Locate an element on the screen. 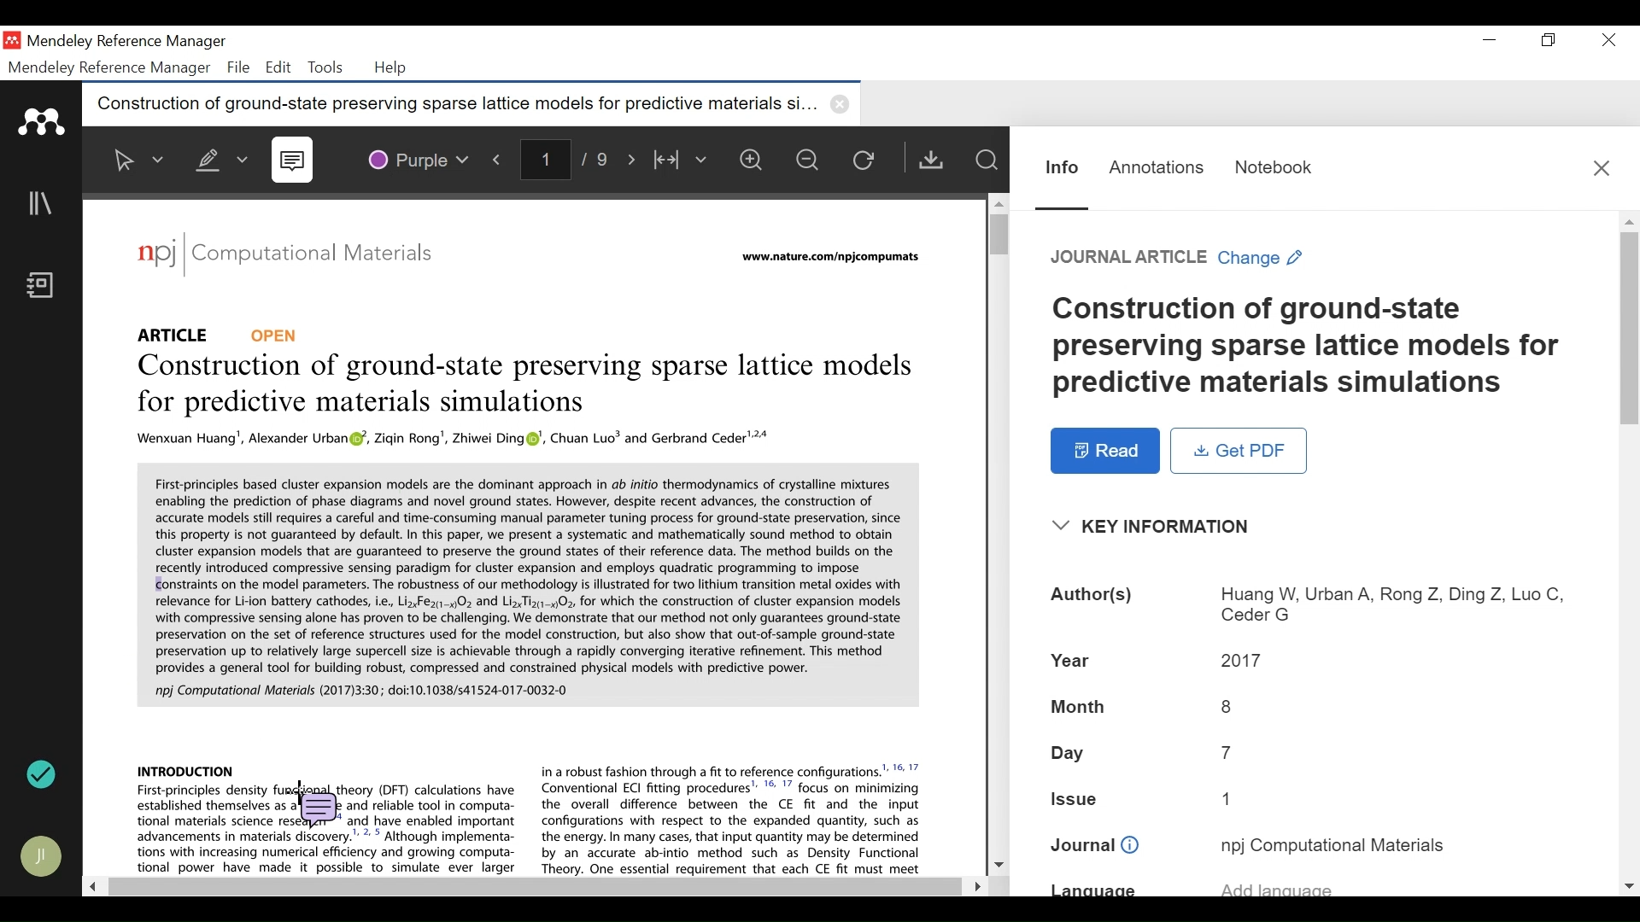 The width and height of the screenshot is (1640, 922). Previous Page is located at coordinates (500, 159).